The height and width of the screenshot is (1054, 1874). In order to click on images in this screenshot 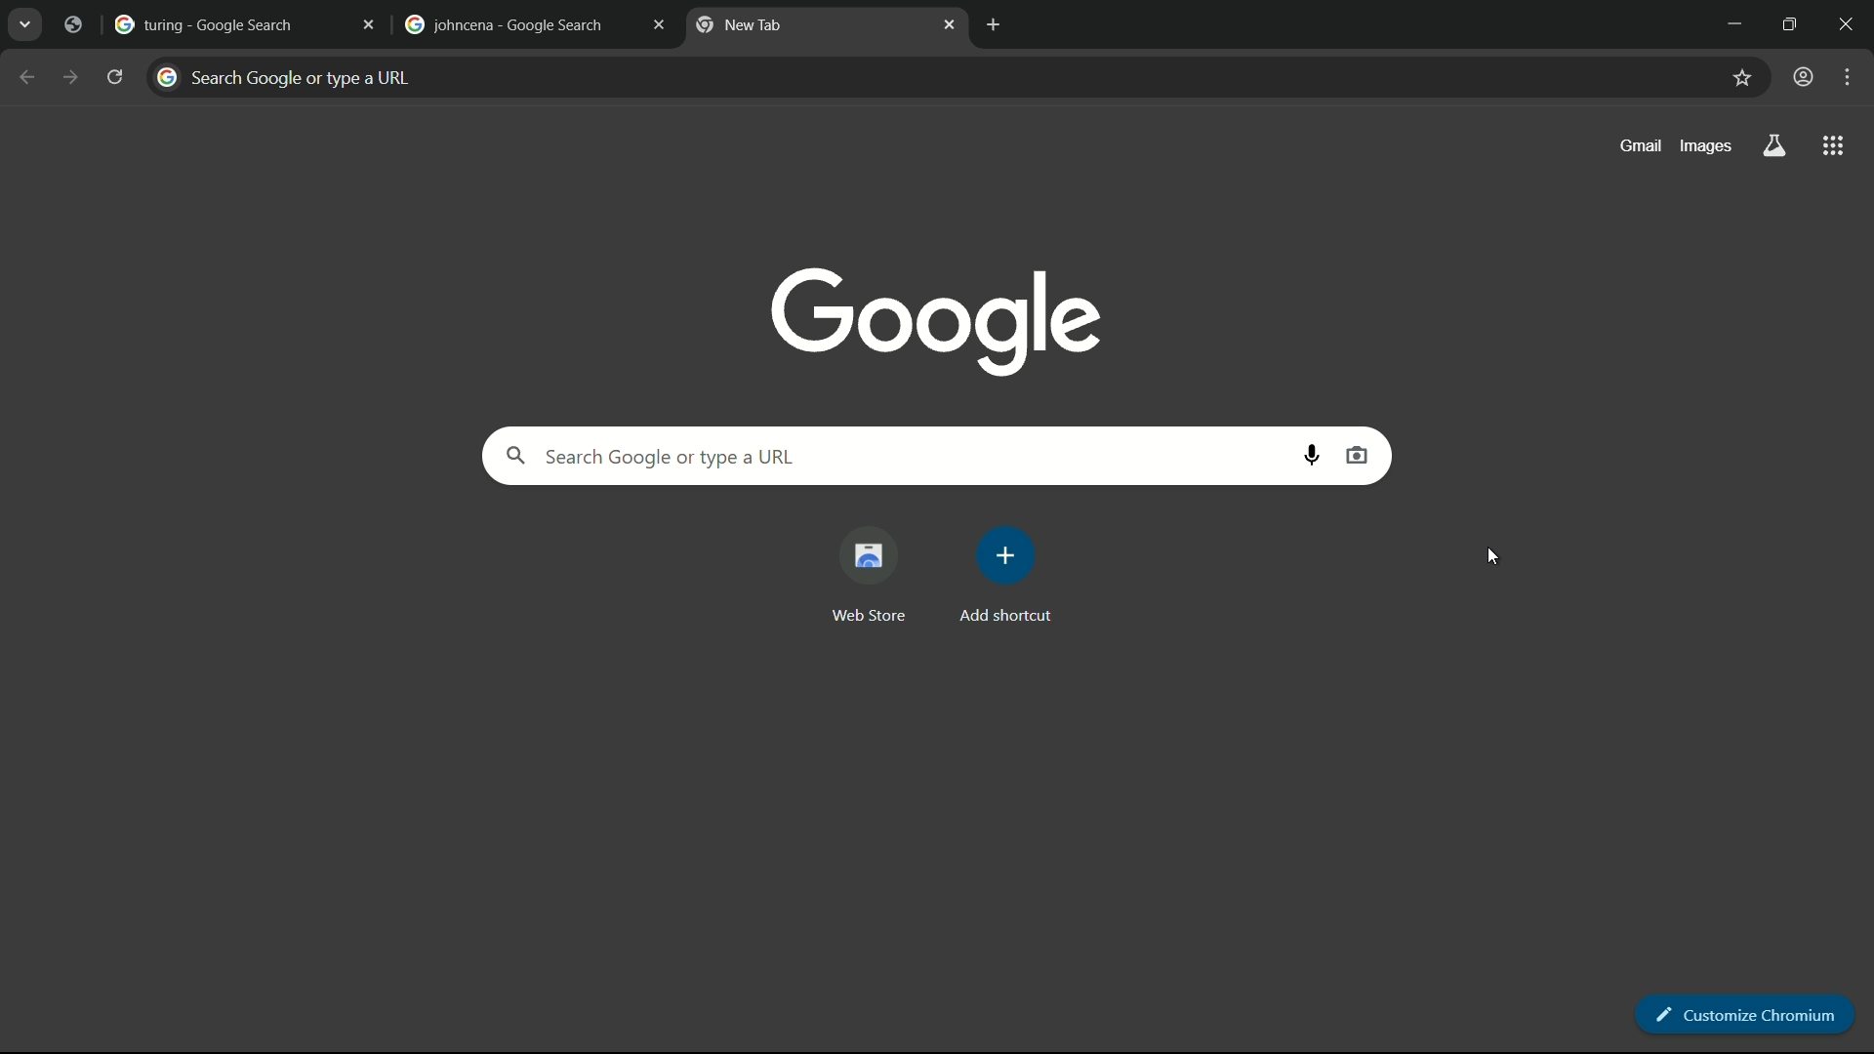, I will do `click(1706, 144)`.